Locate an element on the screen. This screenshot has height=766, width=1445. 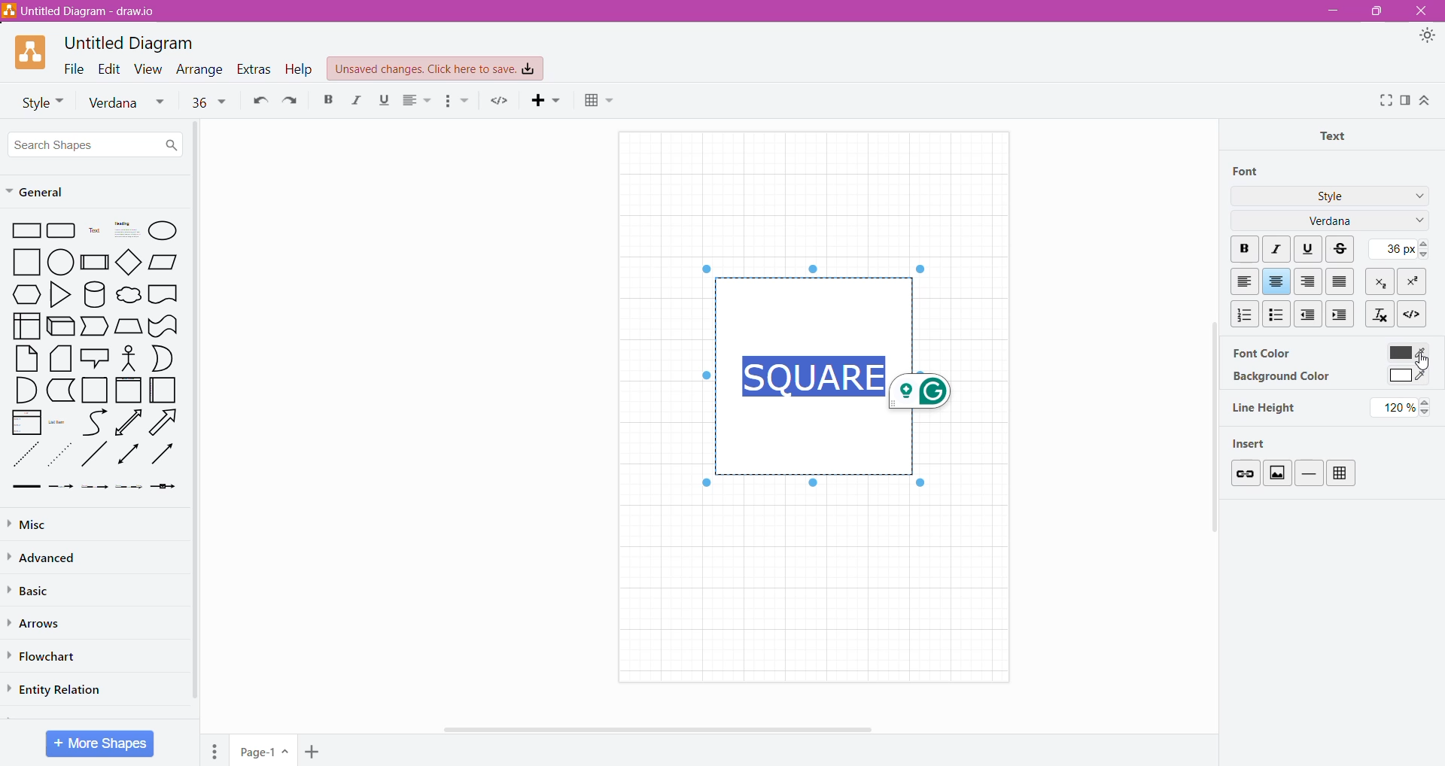
Add Pages is located at coordinates (314, 752).